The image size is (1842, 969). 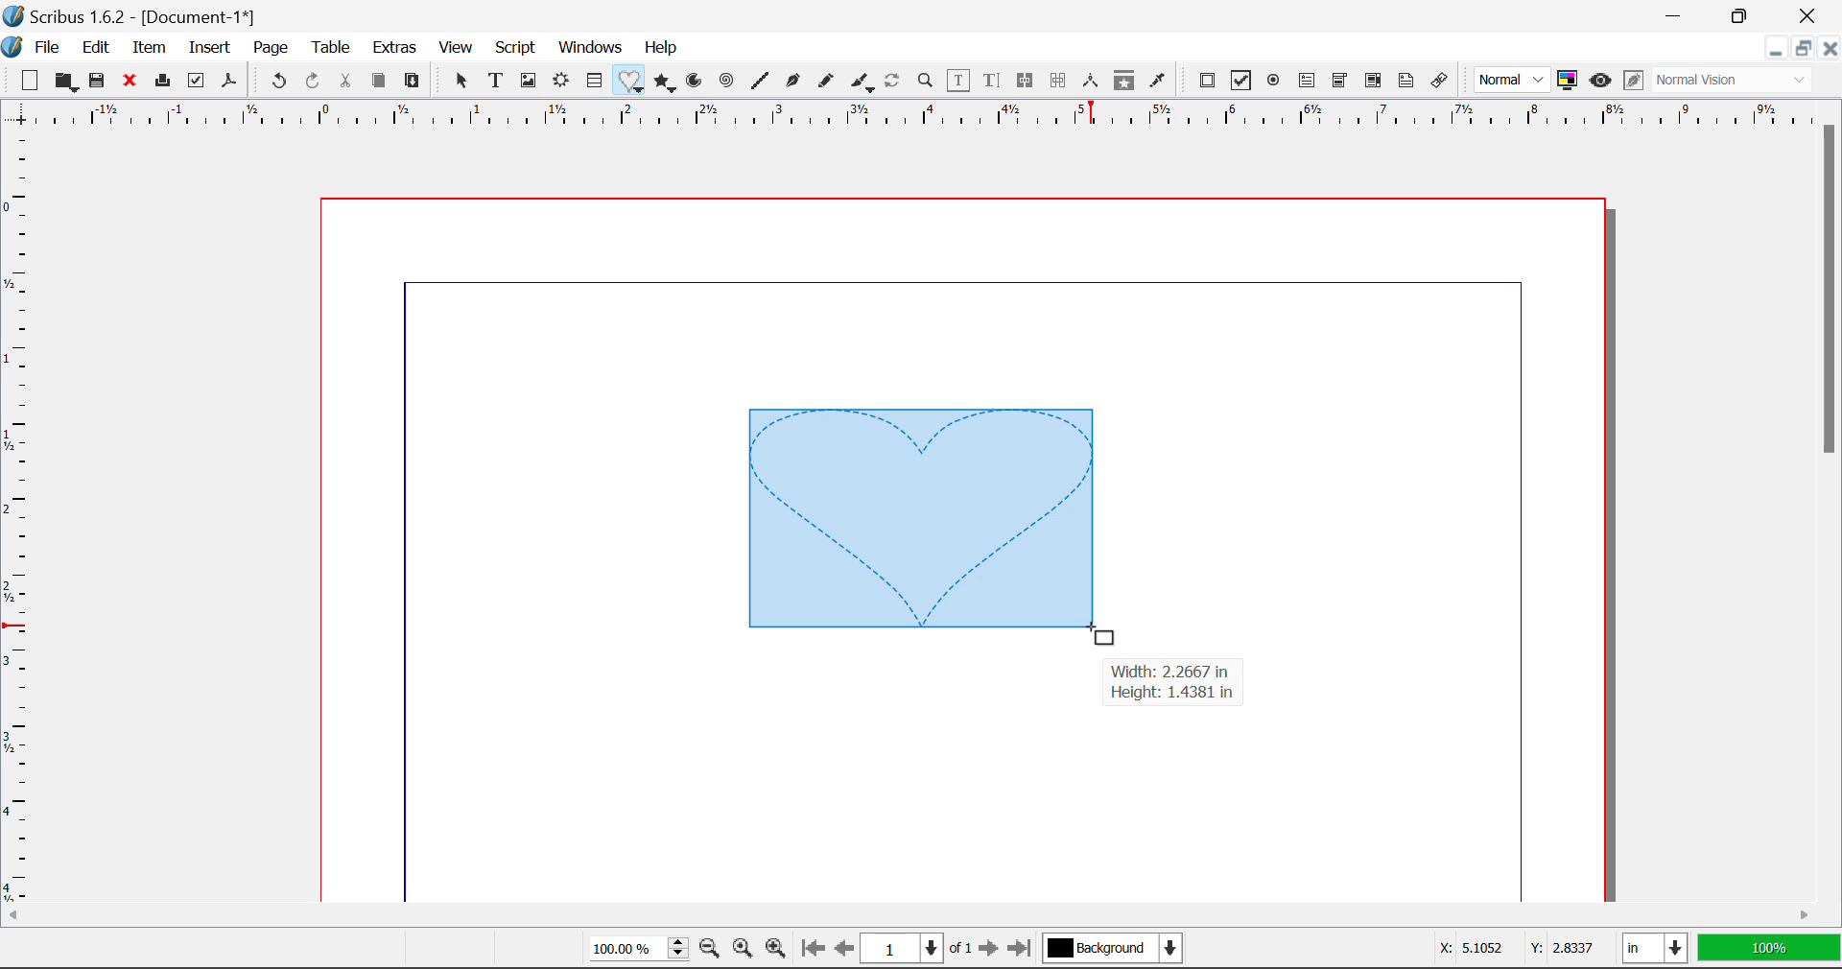 What do you see at coordinates (398, 49) in the screenshot?
I see `Extras` at bounding box center [398, 49].